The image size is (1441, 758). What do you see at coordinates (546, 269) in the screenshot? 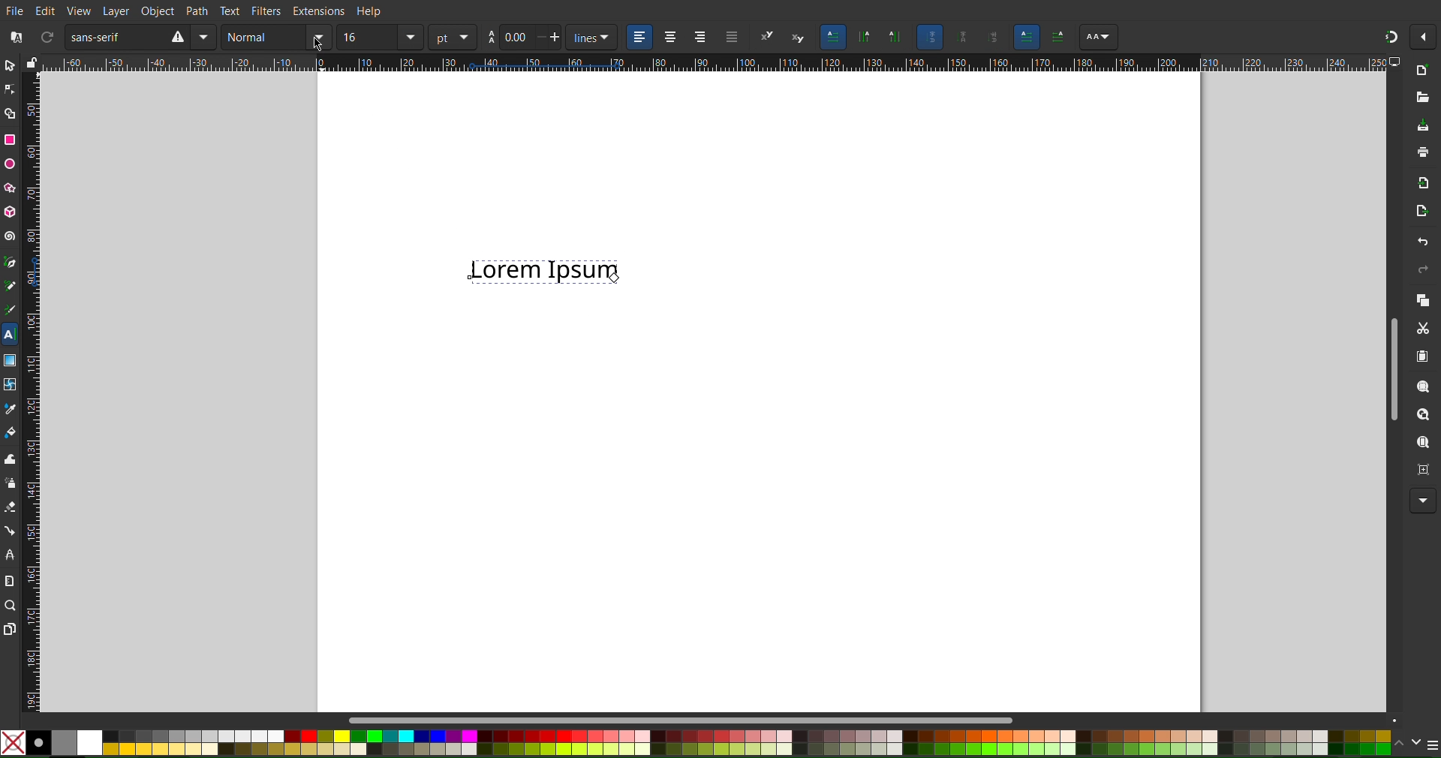
I see `Text` at bounding box center [546, 269].